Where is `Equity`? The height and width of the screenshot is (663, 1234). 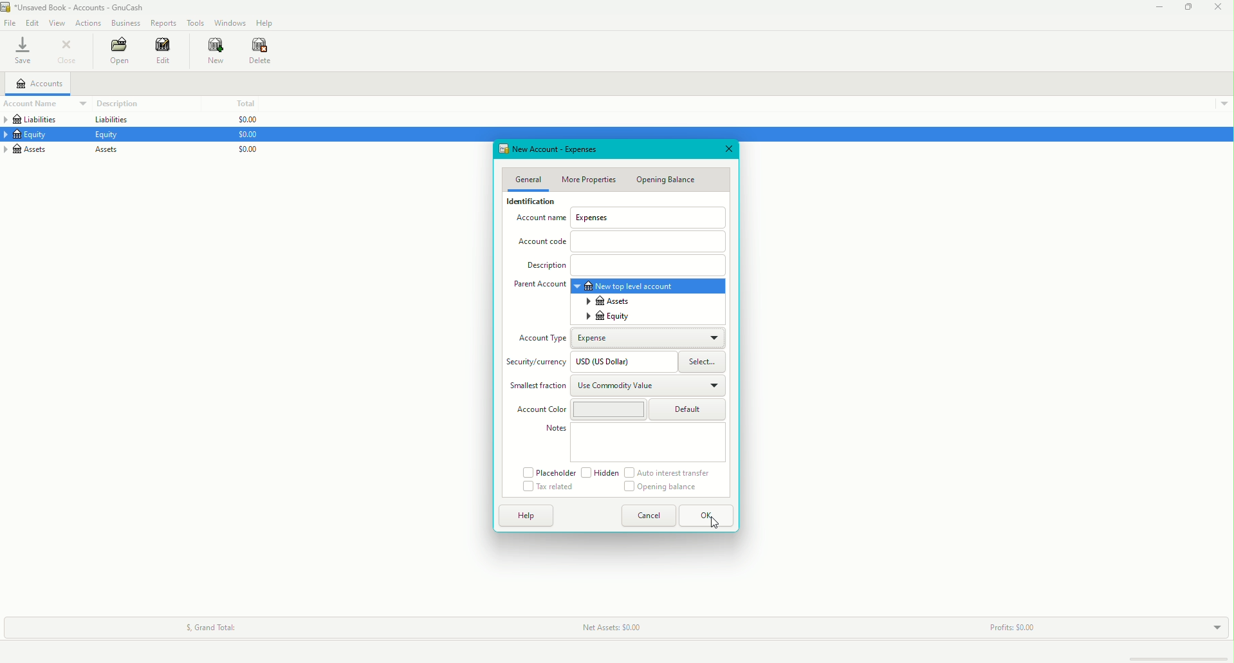 Equity is located at coordinates (33, 136).